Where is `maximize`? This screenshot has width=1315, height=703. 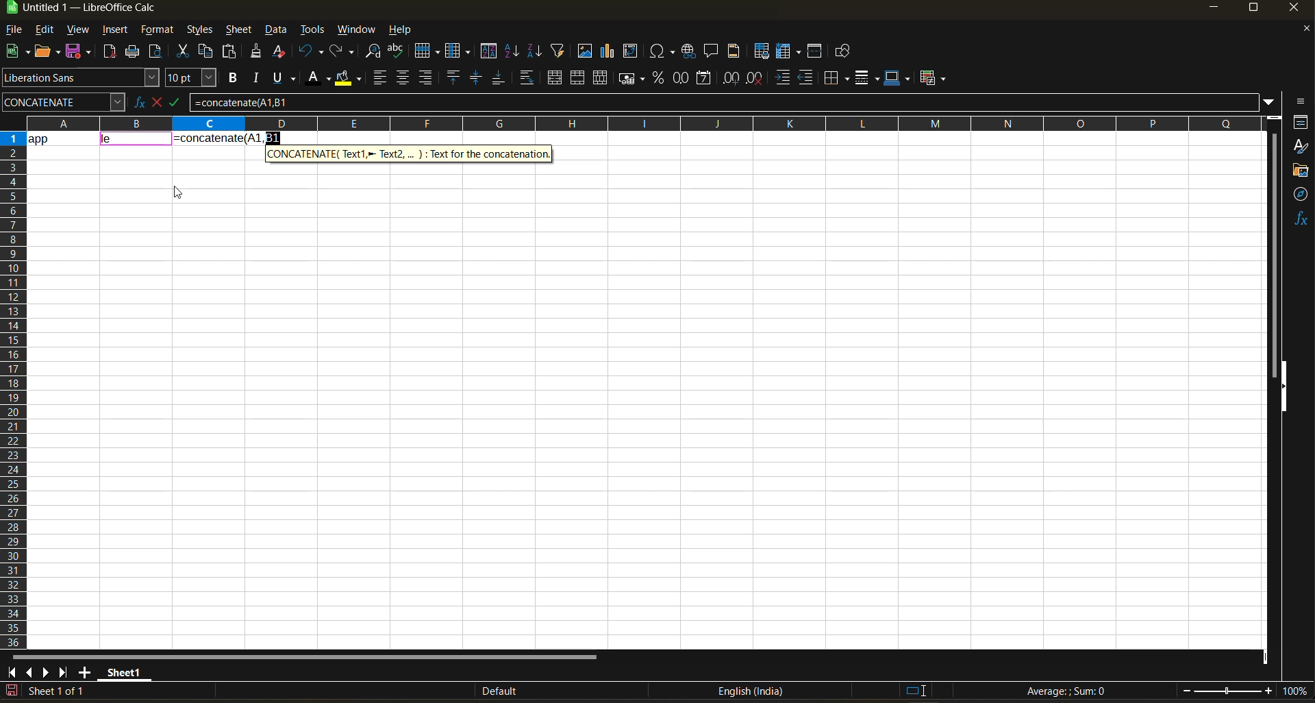 maximize is located at coordinates (1253, 10).